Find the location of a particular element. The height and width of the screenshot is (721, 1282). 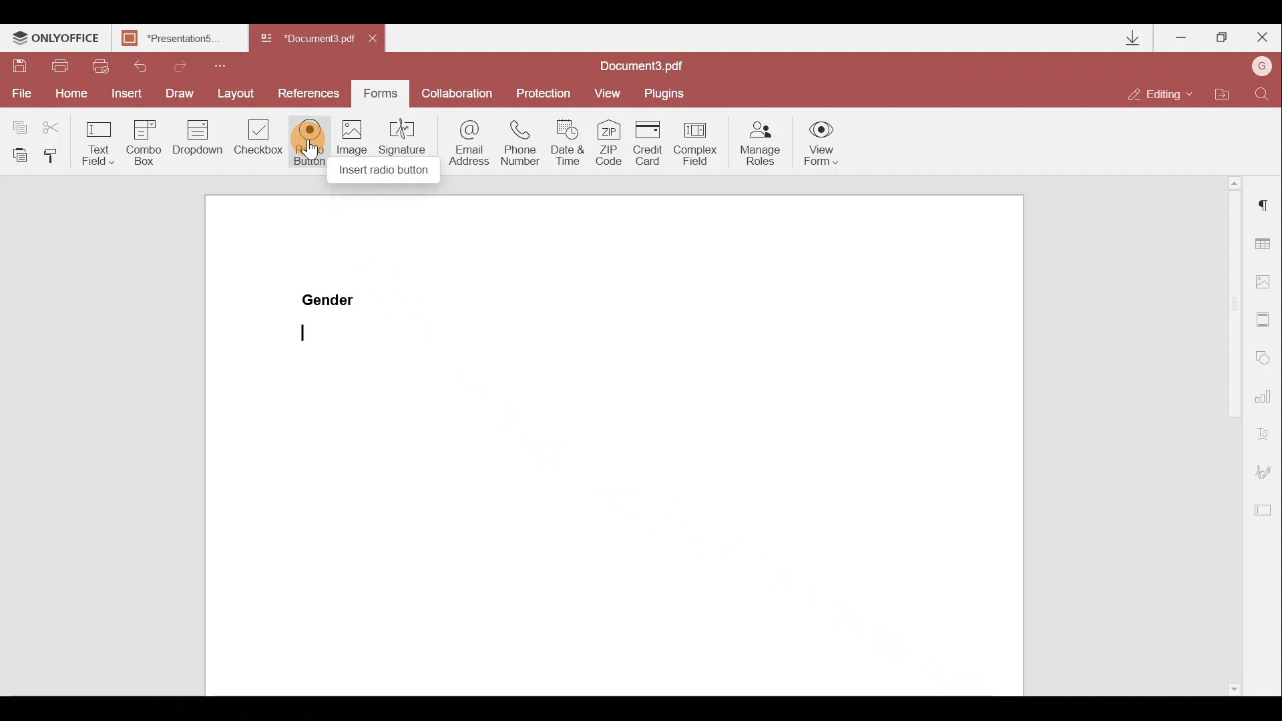

Shapes settings is located at coordinates (1266, 359).